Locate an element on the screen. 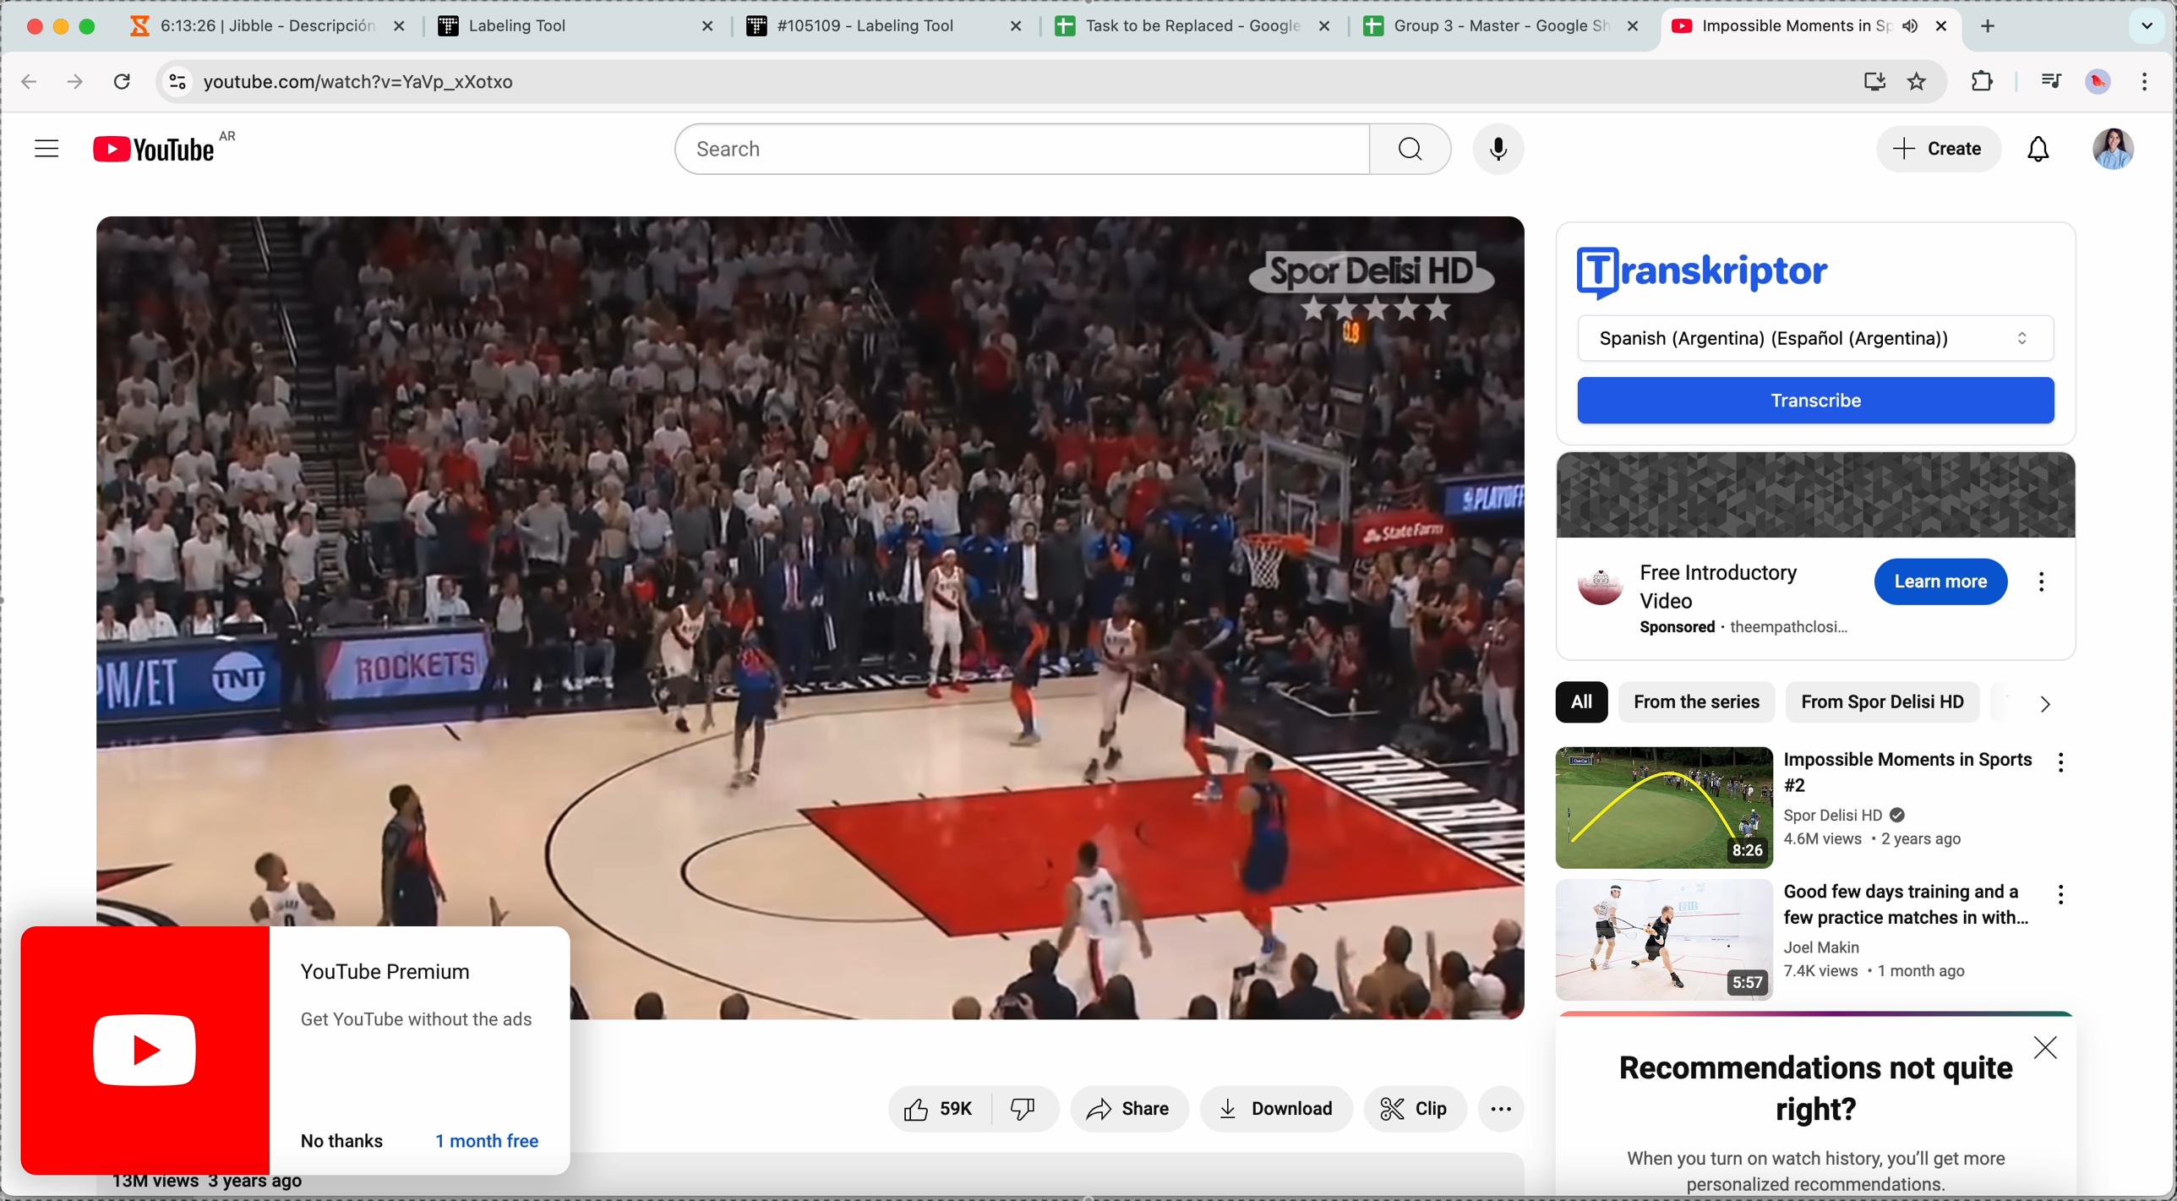 This screenshot has width=2177, height=1201. more options is located at coordinates (2067, 892).